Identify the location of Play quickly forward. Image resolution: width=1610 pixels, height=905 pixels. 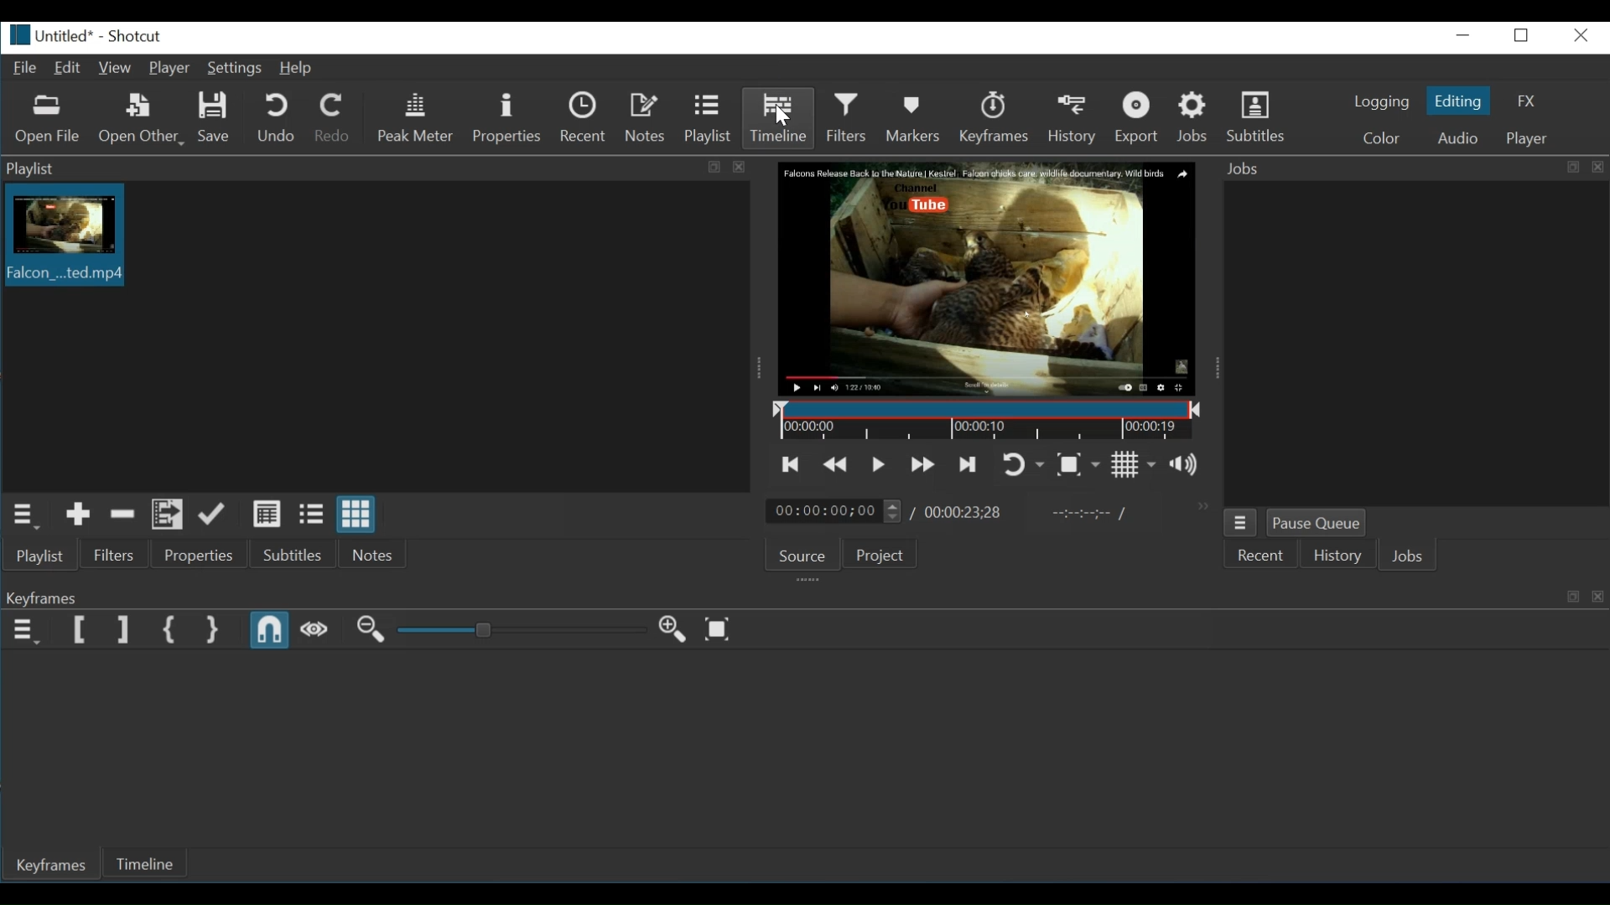
(923, 463).